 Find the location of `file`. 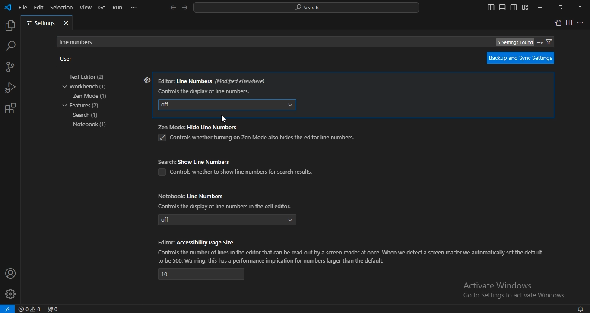

file is located at coordinates (23, 7).